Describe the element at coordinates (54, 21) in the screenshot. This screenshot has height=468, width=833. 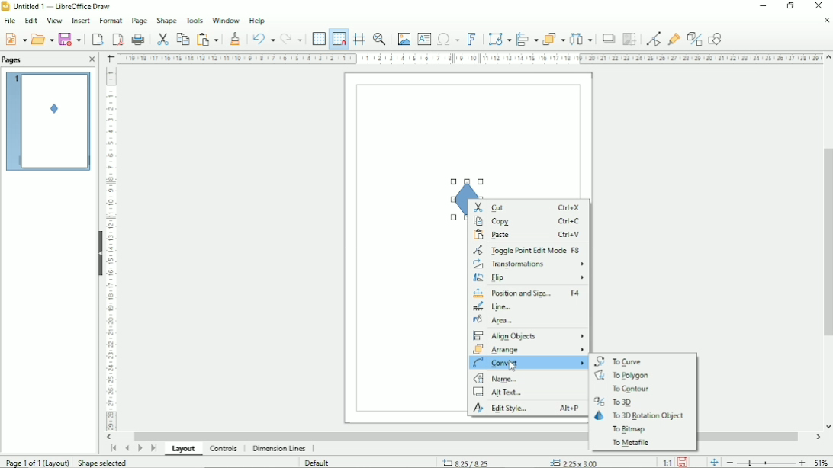
I see `View` at that location.